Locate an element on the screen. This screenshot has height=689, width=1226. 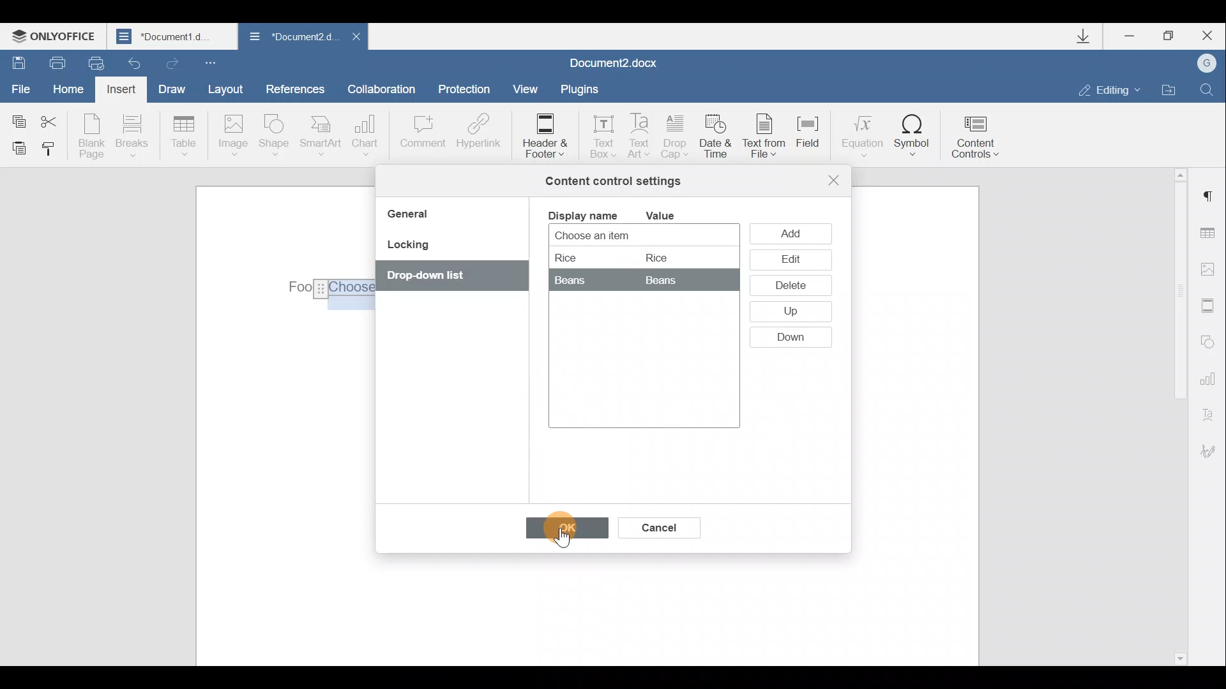
Shape is located at coordinates (276, 137).